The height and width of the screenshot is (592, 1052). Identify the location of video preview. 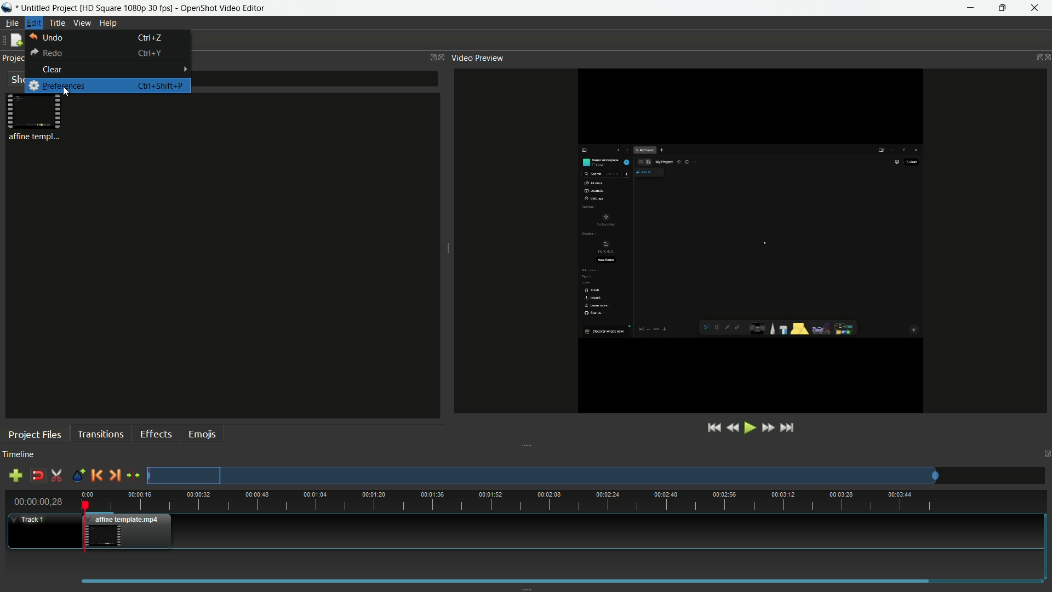
(747, 240).